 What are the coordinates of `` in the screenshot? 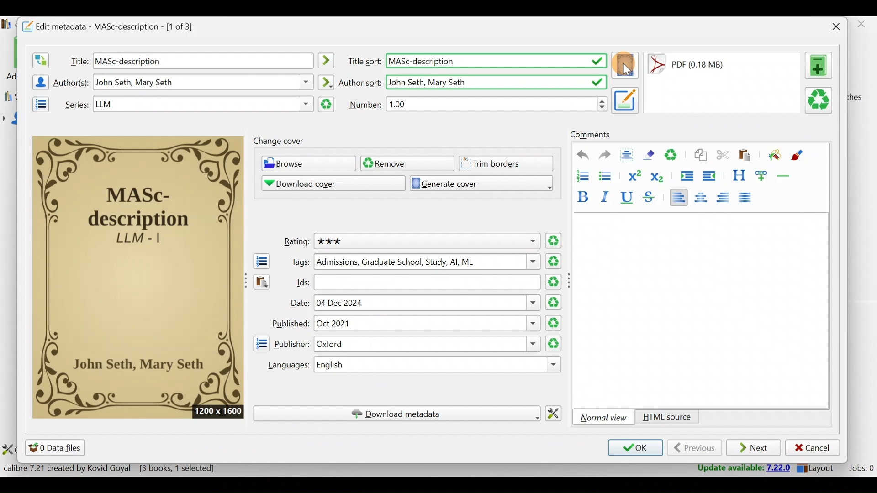 It's located at (626, 100).